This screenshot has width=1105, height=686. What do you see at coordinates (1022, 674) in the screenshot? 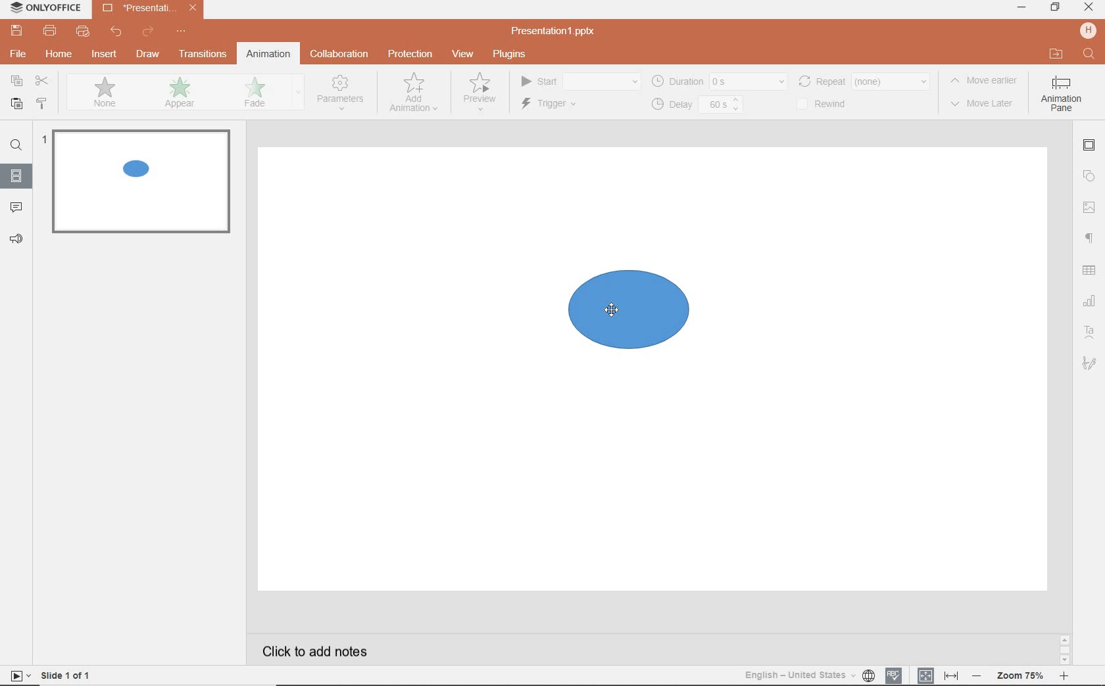
I see `zoom` at bounding box center [1022, 674].